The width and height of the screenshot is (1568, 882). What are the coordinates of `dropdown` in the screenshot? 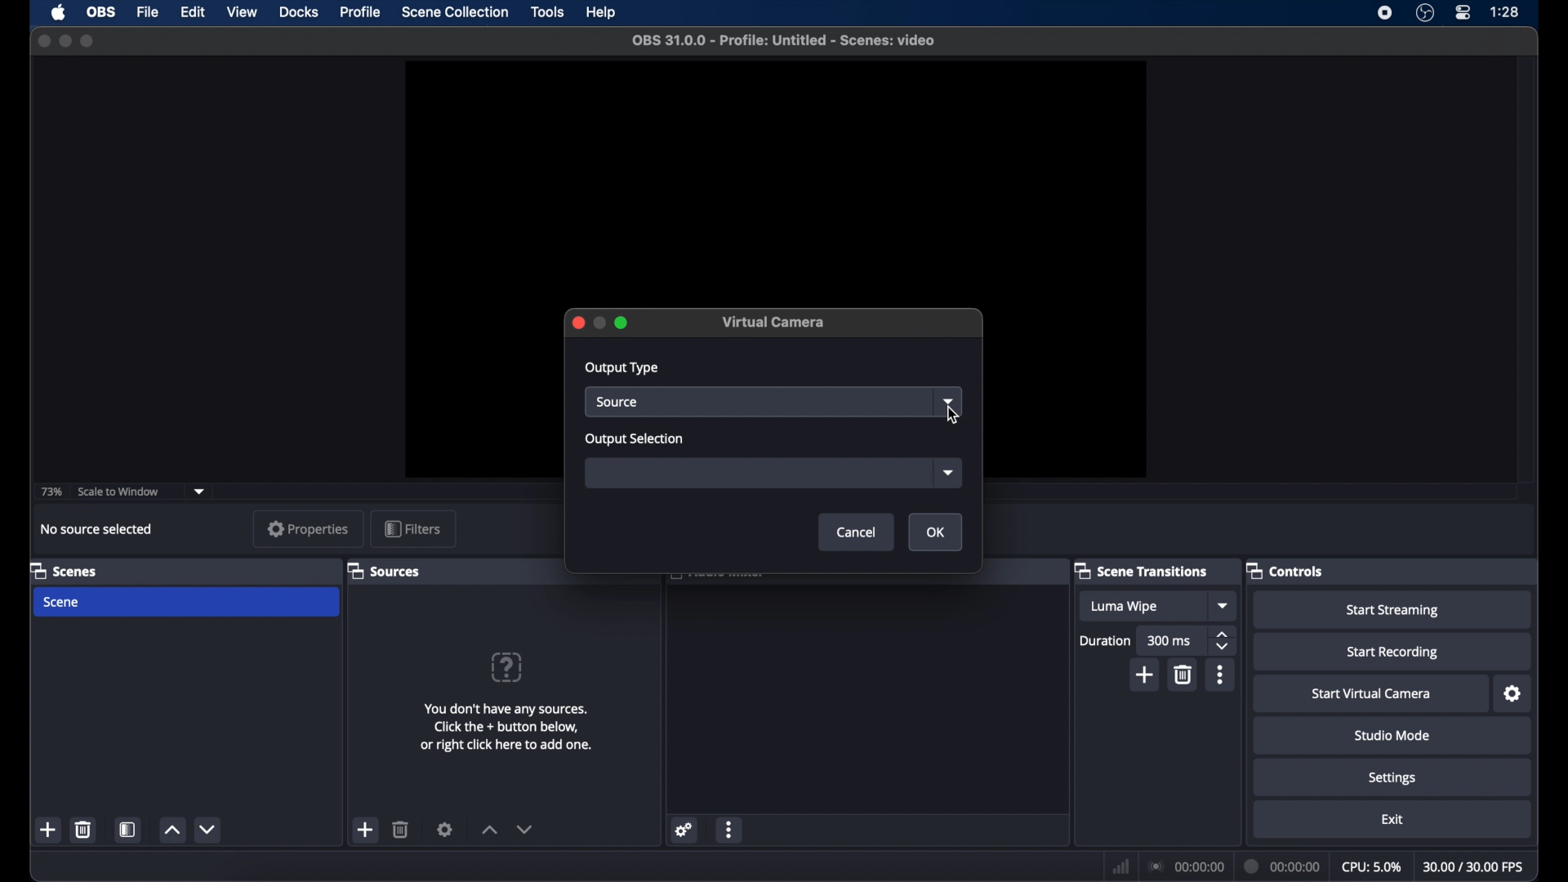 It's located at (199, 492).